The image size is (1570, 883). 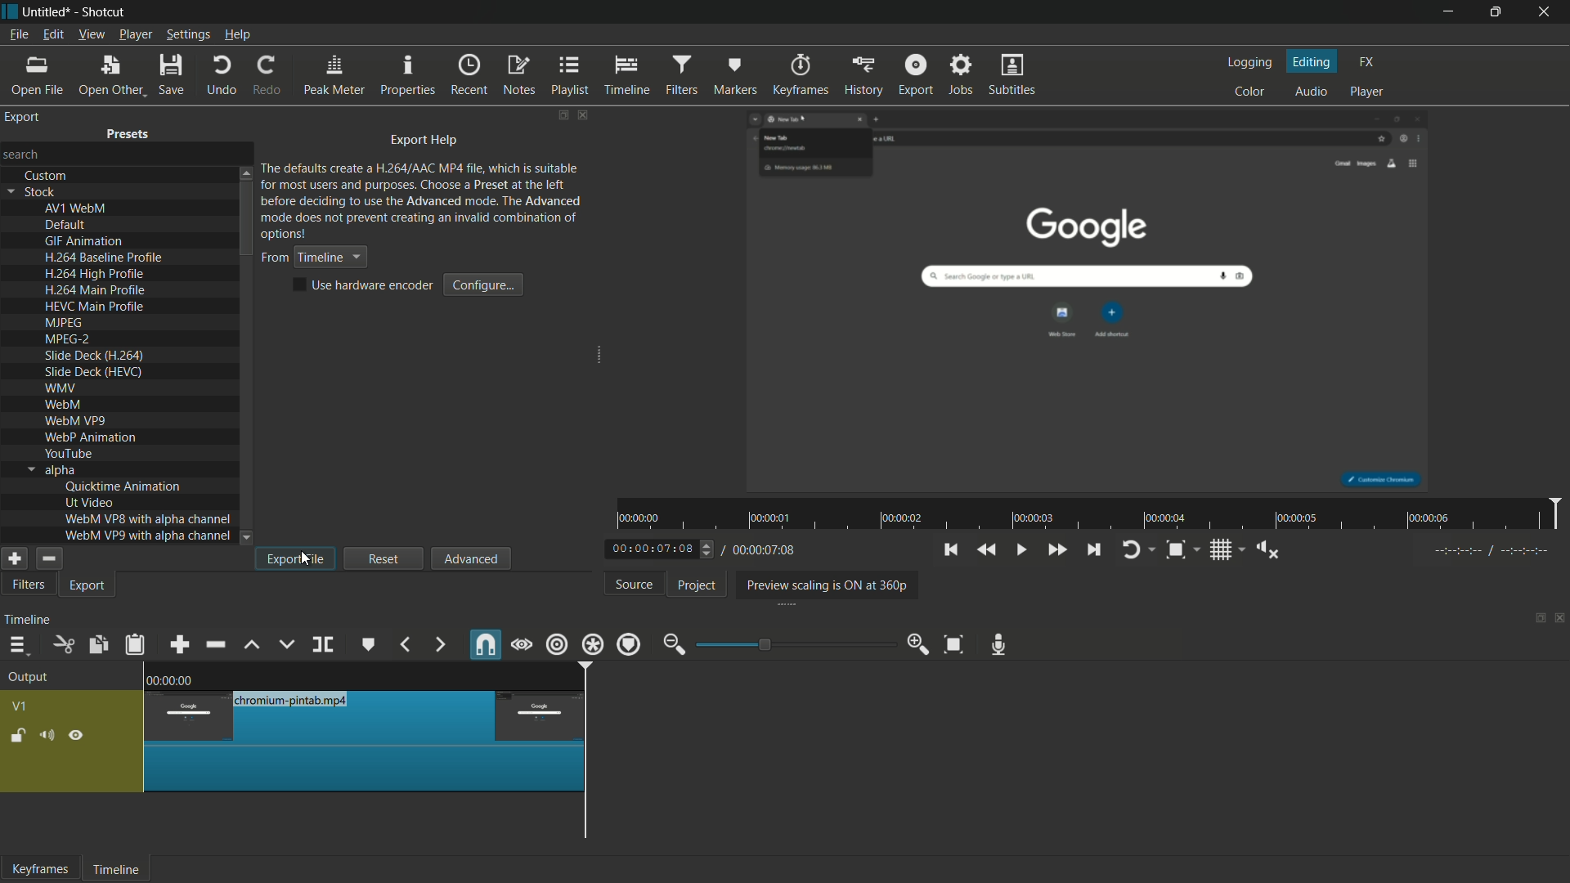 I want to click on toggle play or pause, so click(x=1020, y=549).